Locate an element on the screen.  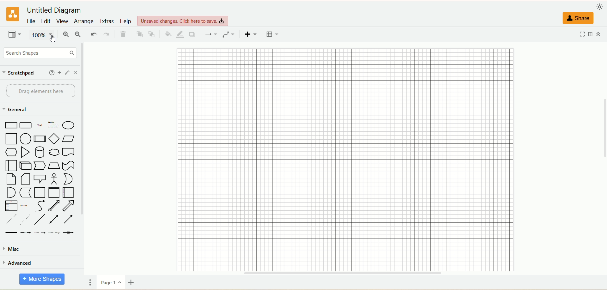
vertical container is located at coordinates (54, 193).